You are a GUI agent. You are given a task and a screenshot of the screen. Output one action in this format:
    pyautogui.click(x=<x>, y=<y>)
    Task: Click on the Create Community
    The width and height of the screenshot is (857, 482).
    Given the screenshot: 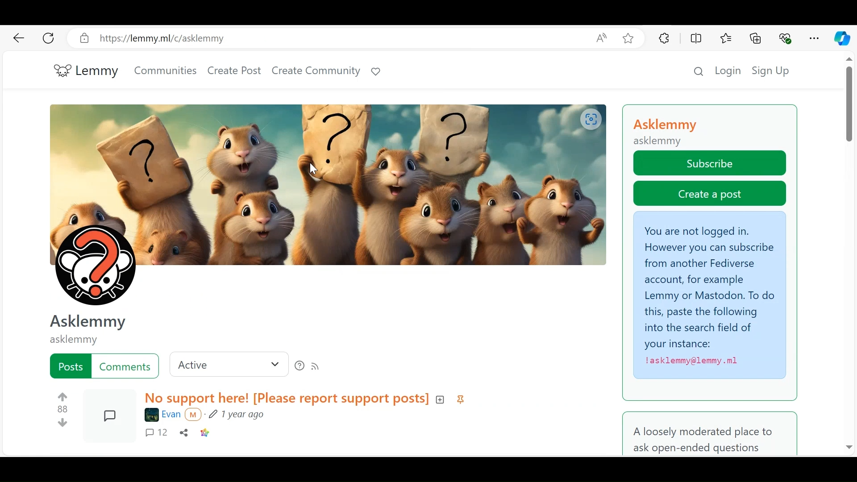 What is the action you would take?
    pyautogui.click(x=316, y=71)
    